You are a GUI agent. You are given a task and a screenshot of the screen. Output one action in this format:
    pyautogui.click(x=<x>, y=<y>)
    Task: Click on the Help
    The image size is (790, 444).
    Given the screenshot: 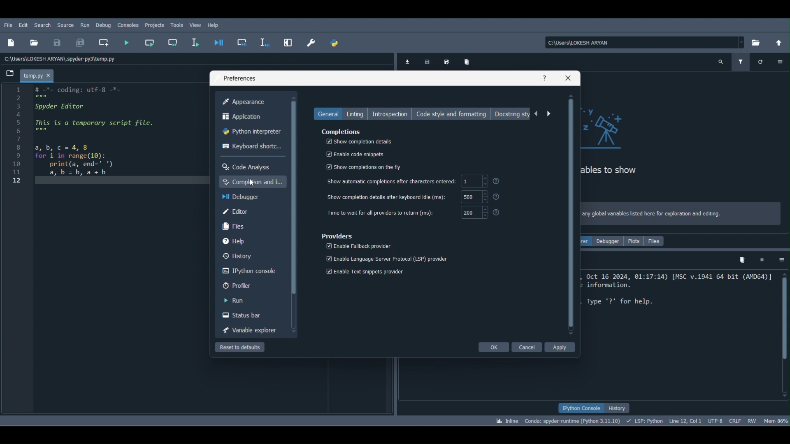 What is the action you would take?
    pyautogui.click(x=237, y=242)
    